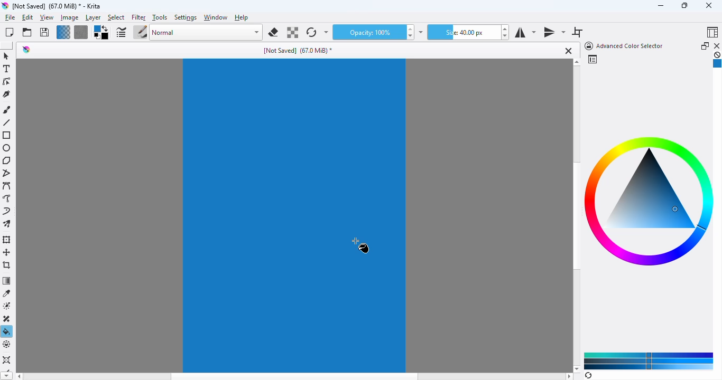 Image resolution: width=722 pixels, height=380 pixels. Describe the element at coordinates (525, 33) in the screenshot. I see `horizontal mirror tool` at that location.